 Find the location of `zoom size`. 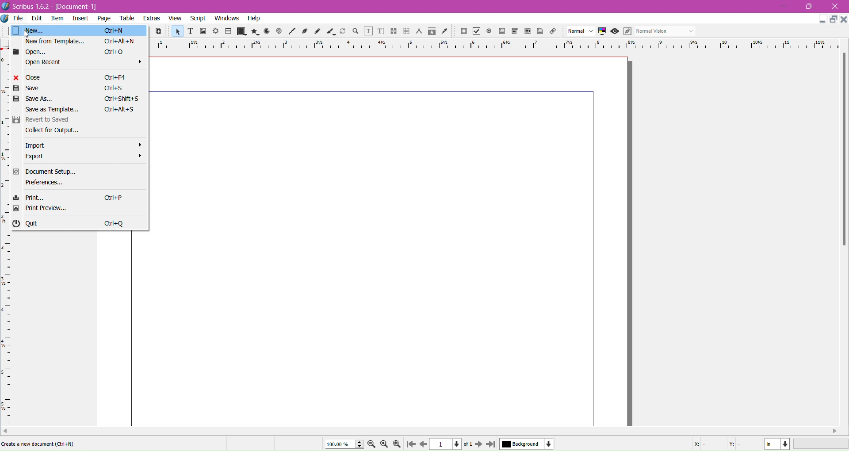

zoom size is located at coordinates (343, 444).